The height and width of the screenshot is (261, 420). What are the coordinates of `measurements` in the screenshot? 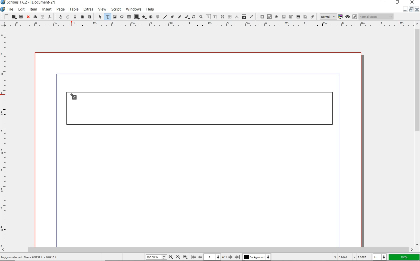 It's located at (229, 17).